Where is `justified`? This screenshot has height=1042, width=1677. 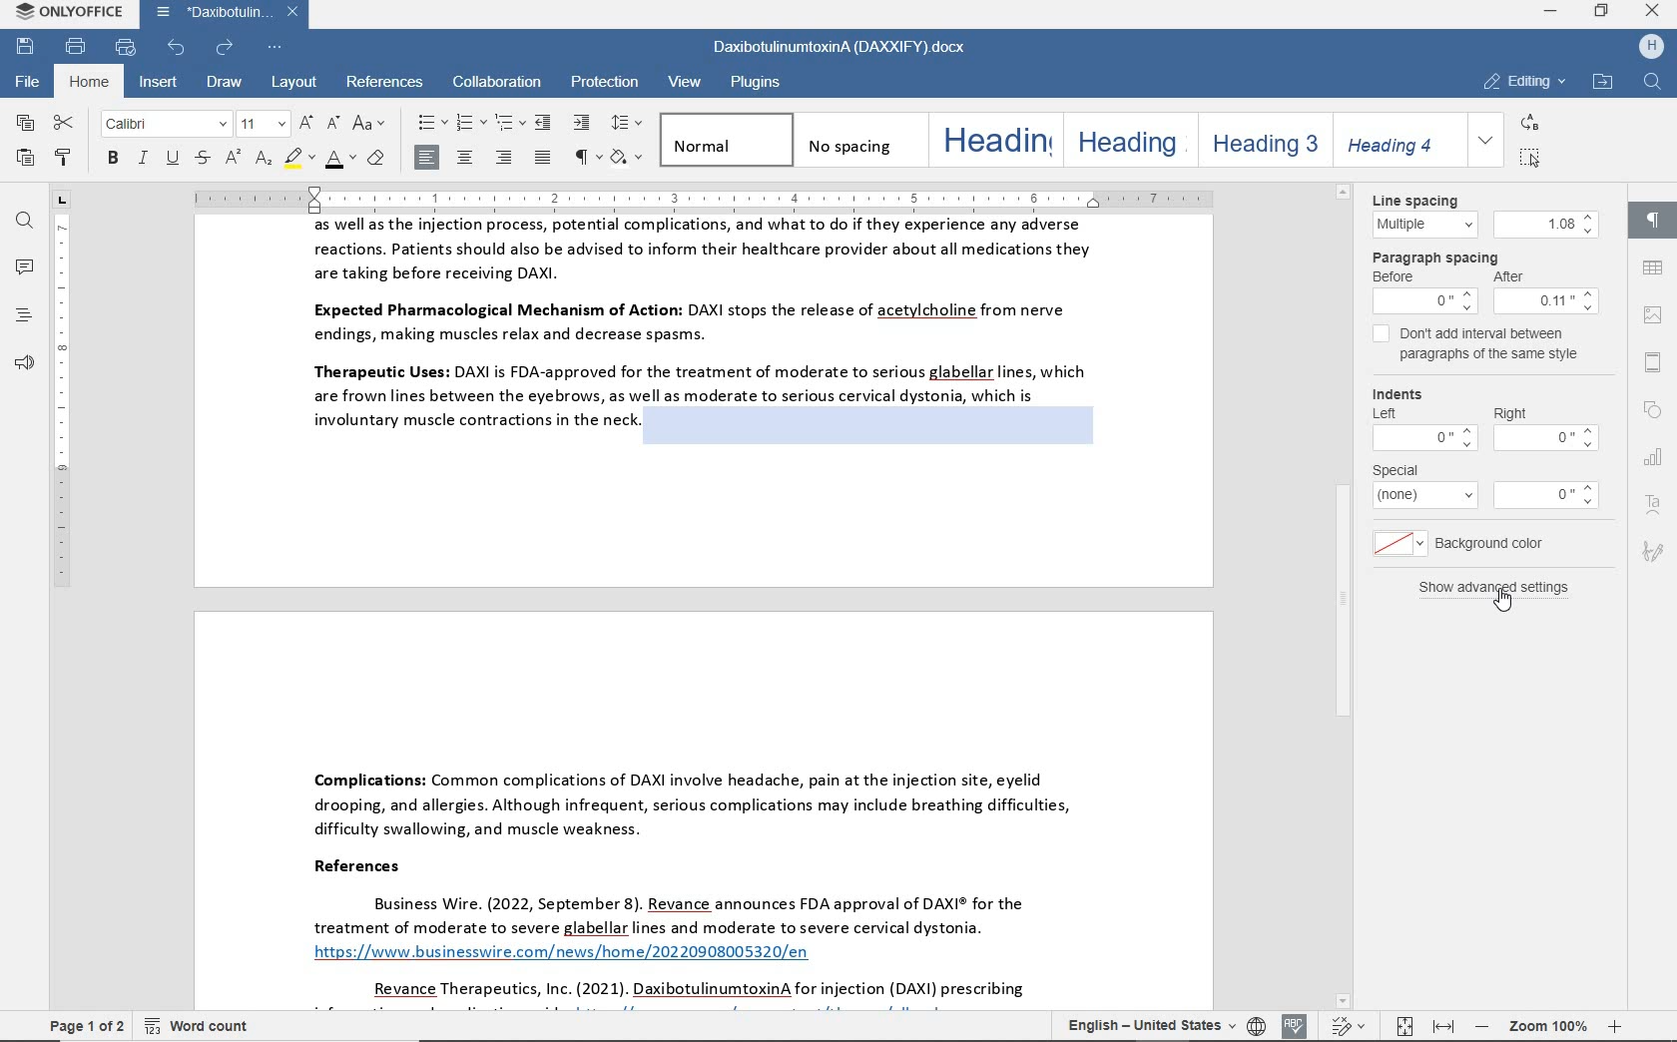
justified is located at coordinates (544, 159).